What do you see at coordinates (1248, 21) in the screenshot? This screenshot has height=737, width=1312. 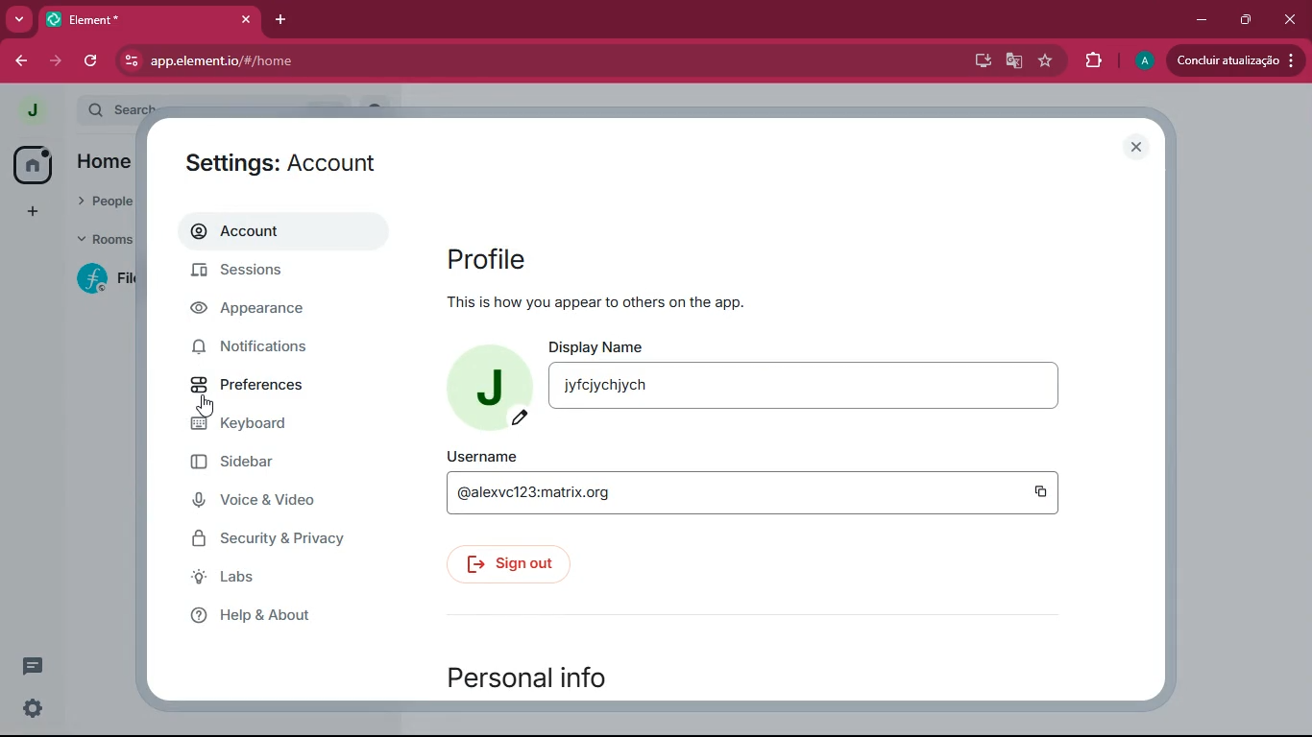 I see `maximize` at bounding box center [1248, 21].